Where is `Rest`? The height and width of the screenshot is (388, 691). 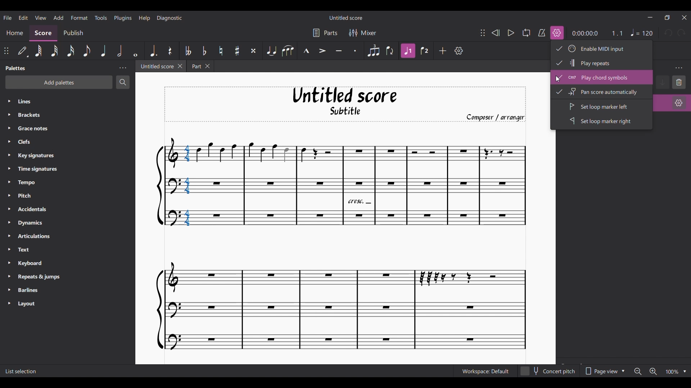 Rest is located at coordinates (170, 51).